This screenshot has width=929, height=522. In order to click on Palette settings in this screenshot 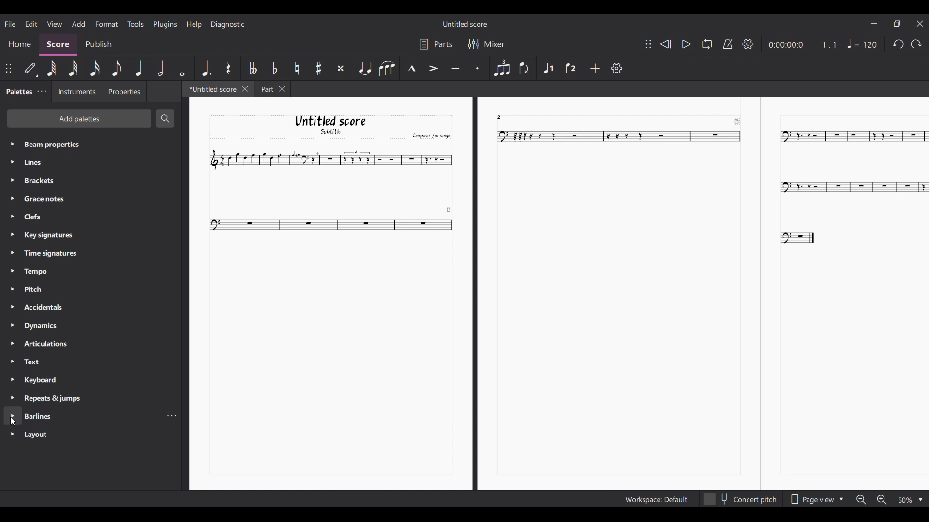, I will do `click(35, 290)`.